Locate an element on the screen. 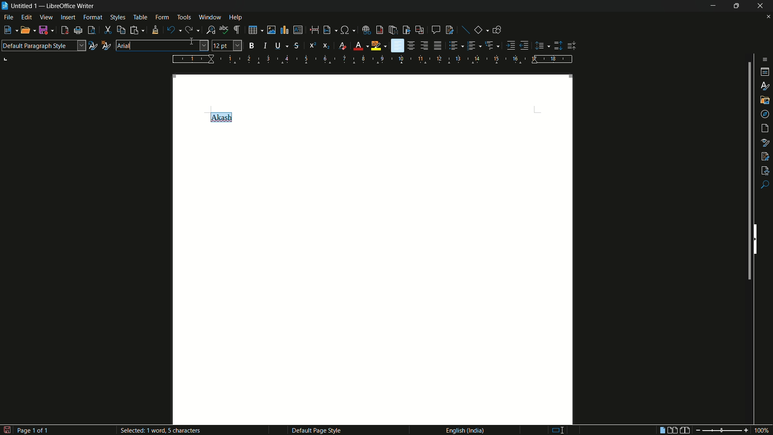 This screenshot has width=773, height=435. width measure scale is located at coordinates (373, 59).